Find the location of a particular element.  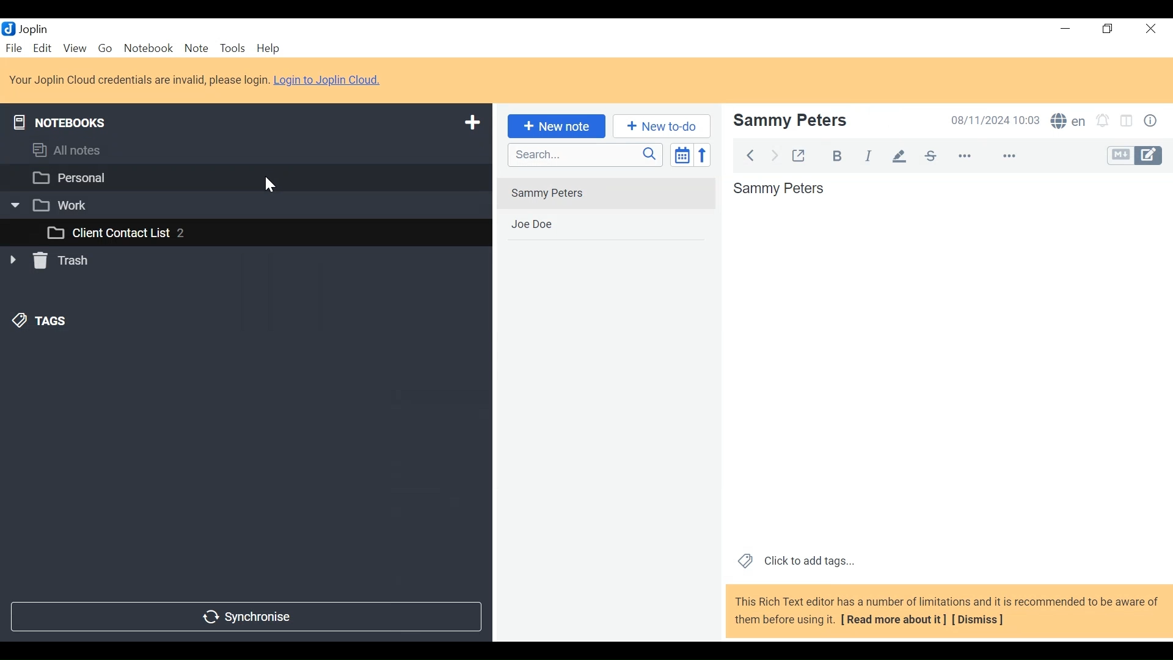

Add new notebook is located at coordinates (472, 124).